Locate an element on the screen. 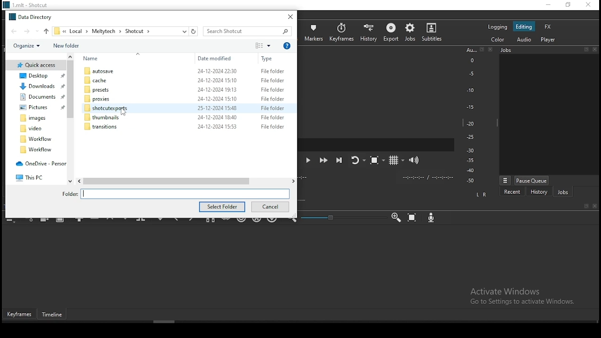 The height and width of the screenshot is (338, 601). fx is located at coordinates (548, 26).